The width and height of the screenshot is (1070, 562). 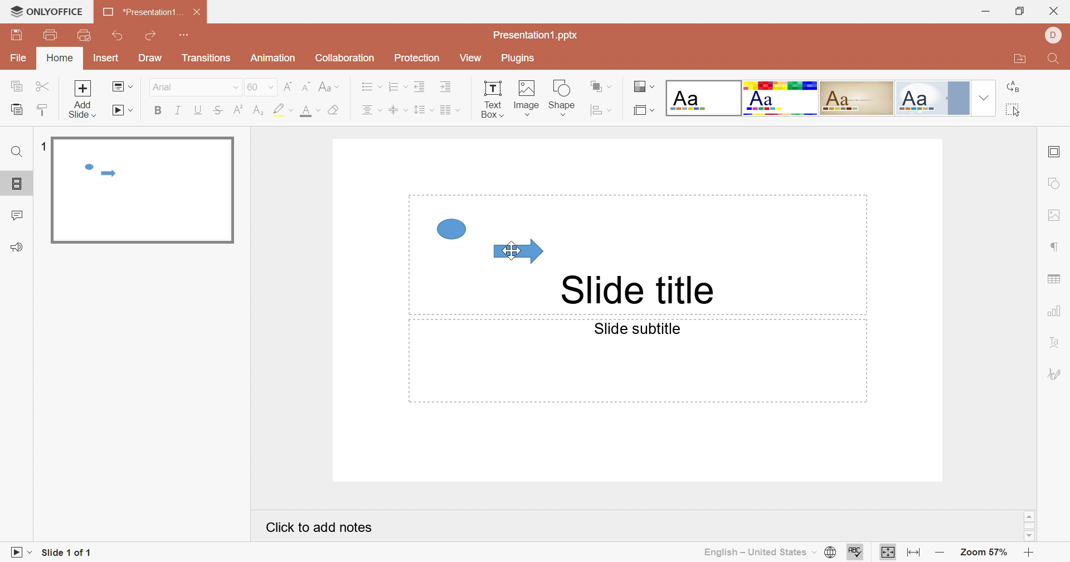 What do you see at coordinates (564, 97) in the screenshot?
I see `Shape` at bounding box center [564, 97].